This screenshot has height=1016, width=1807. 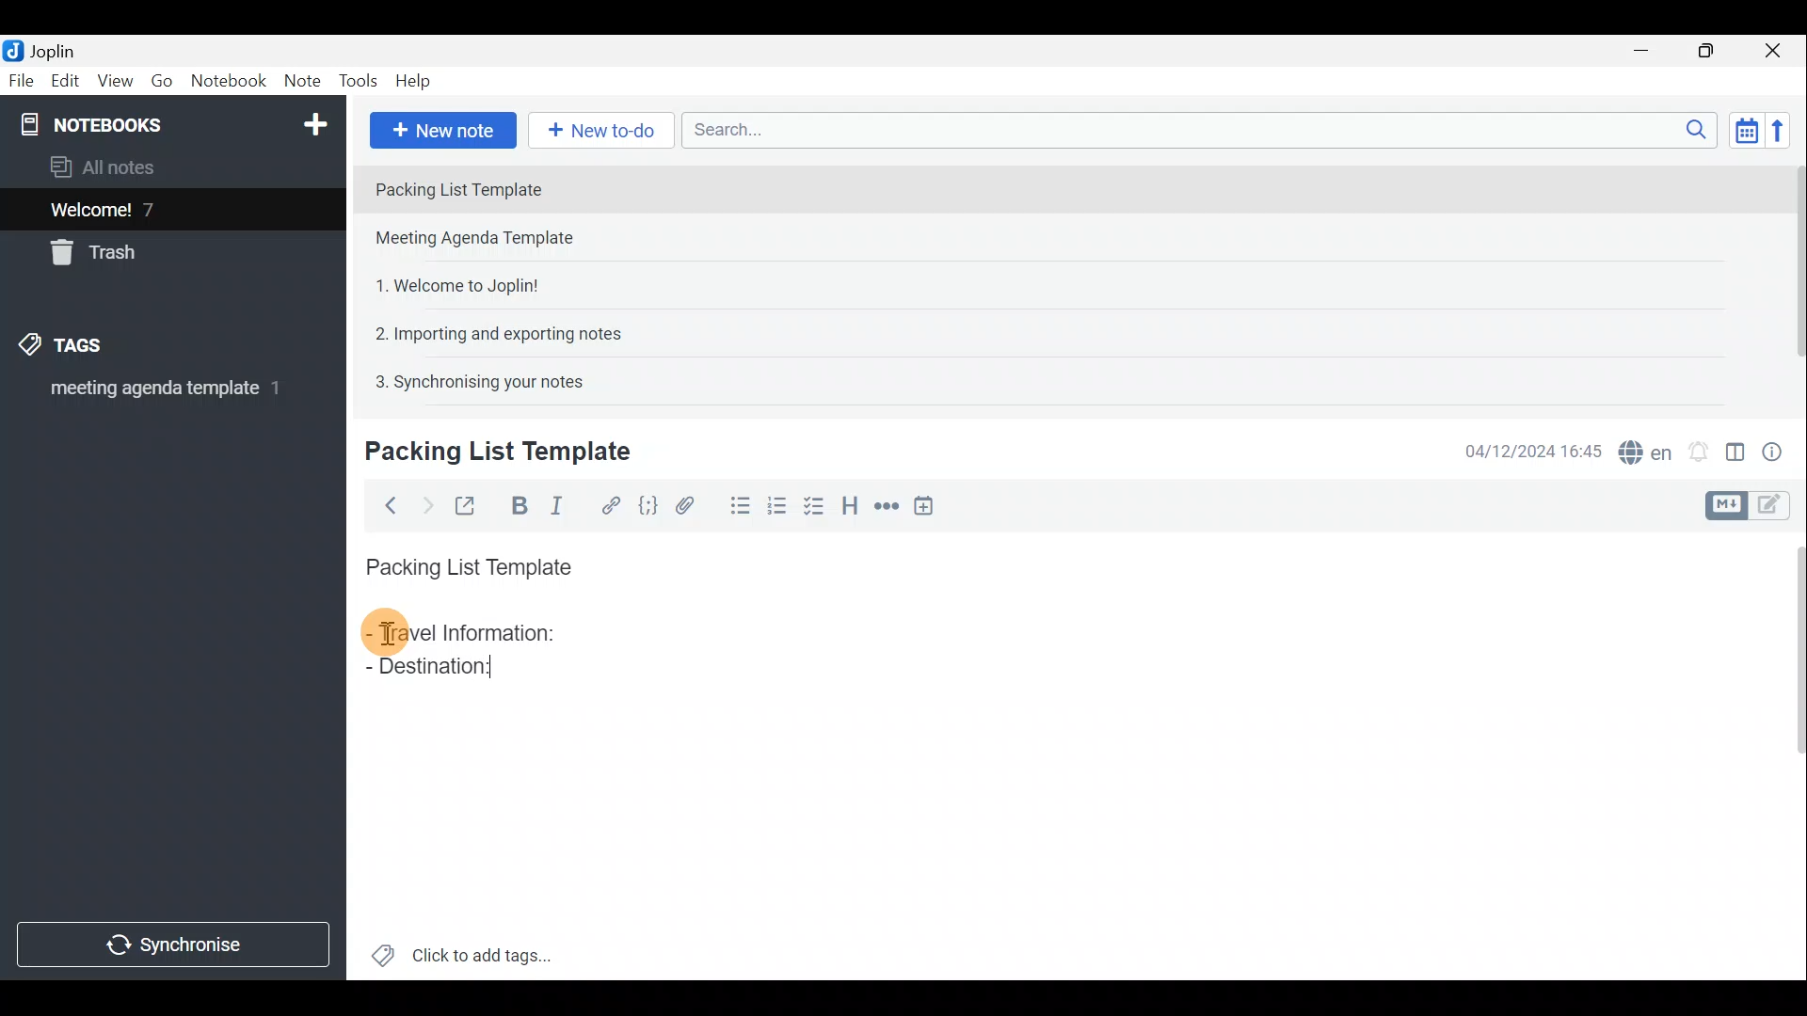 What do you see at coordinates (488, 330) in the screenshot?
I see `Note 4` at bounding box center [488, 330].